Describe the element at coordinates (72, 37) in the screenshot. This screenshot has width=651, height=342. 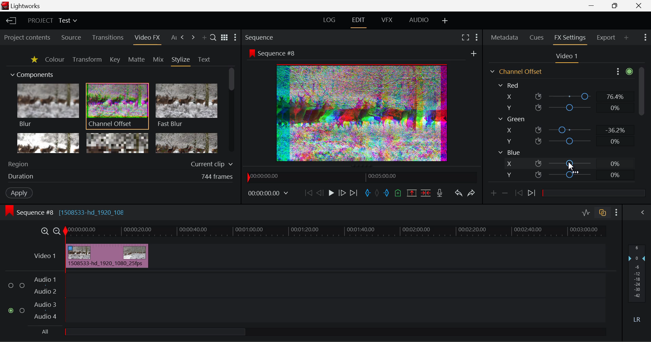
I see `Source` at that location.